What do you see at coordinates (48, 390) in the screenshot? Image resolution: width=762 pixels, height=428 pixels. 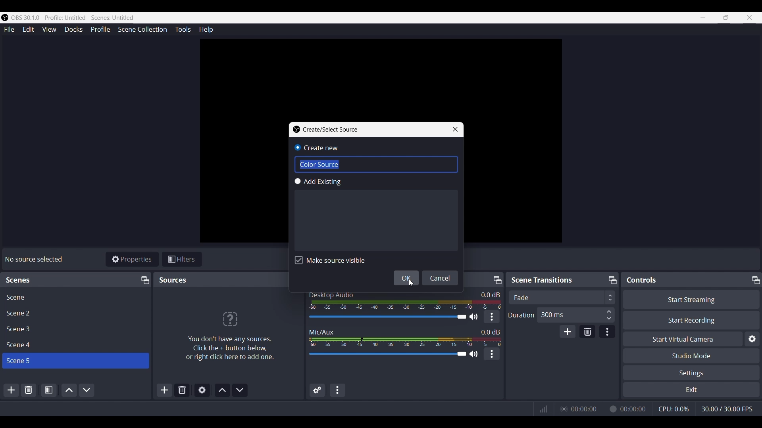 I see `Open Scene Properties` at bounding box center [48, 390].